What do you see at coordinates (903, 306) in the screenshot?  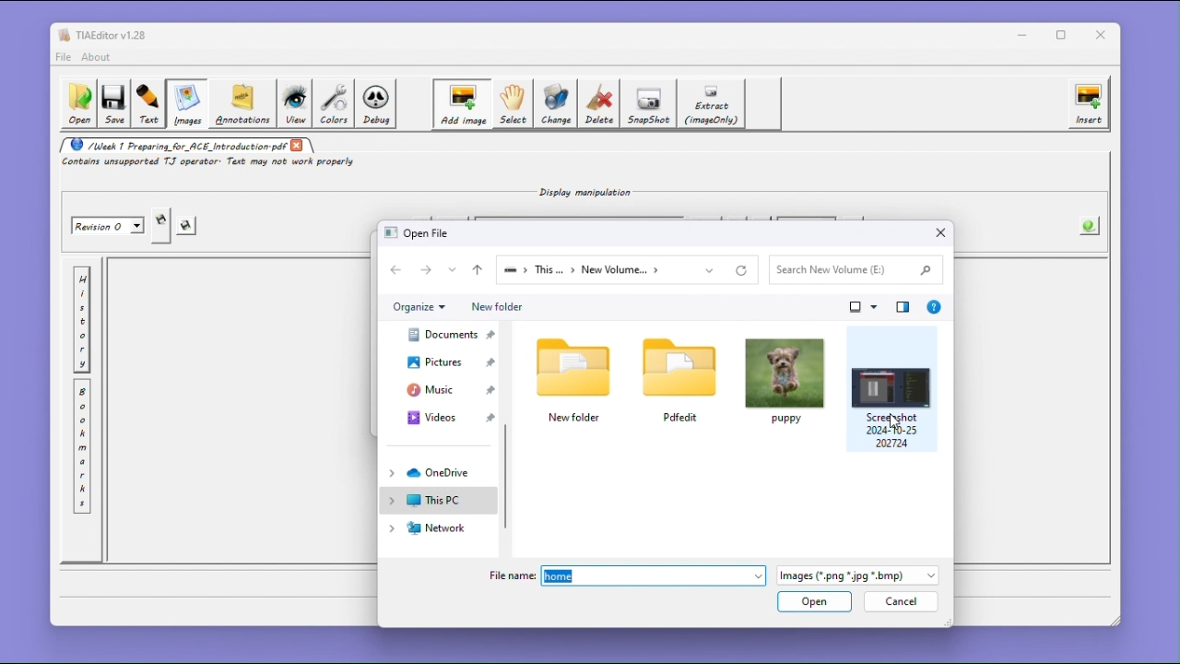 I see `show preview pane` at bounding box center [903, 306].